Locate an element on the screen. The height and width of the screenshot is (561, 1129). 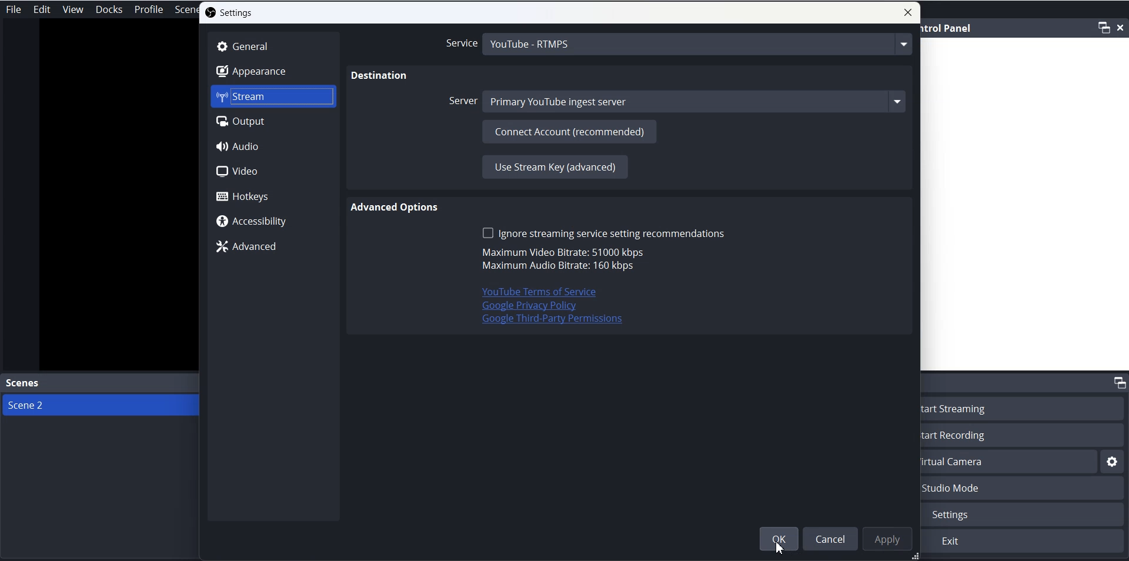
control panel is located at coordinates (948, 28).